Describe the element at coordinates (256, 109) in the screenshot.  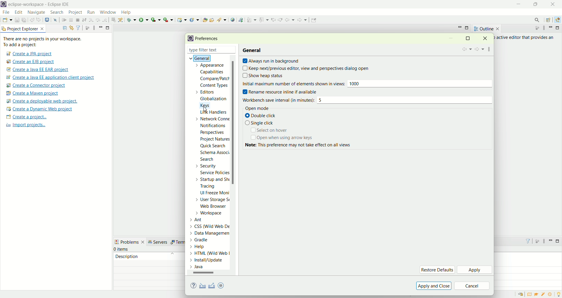
I see `open mode` at that location.